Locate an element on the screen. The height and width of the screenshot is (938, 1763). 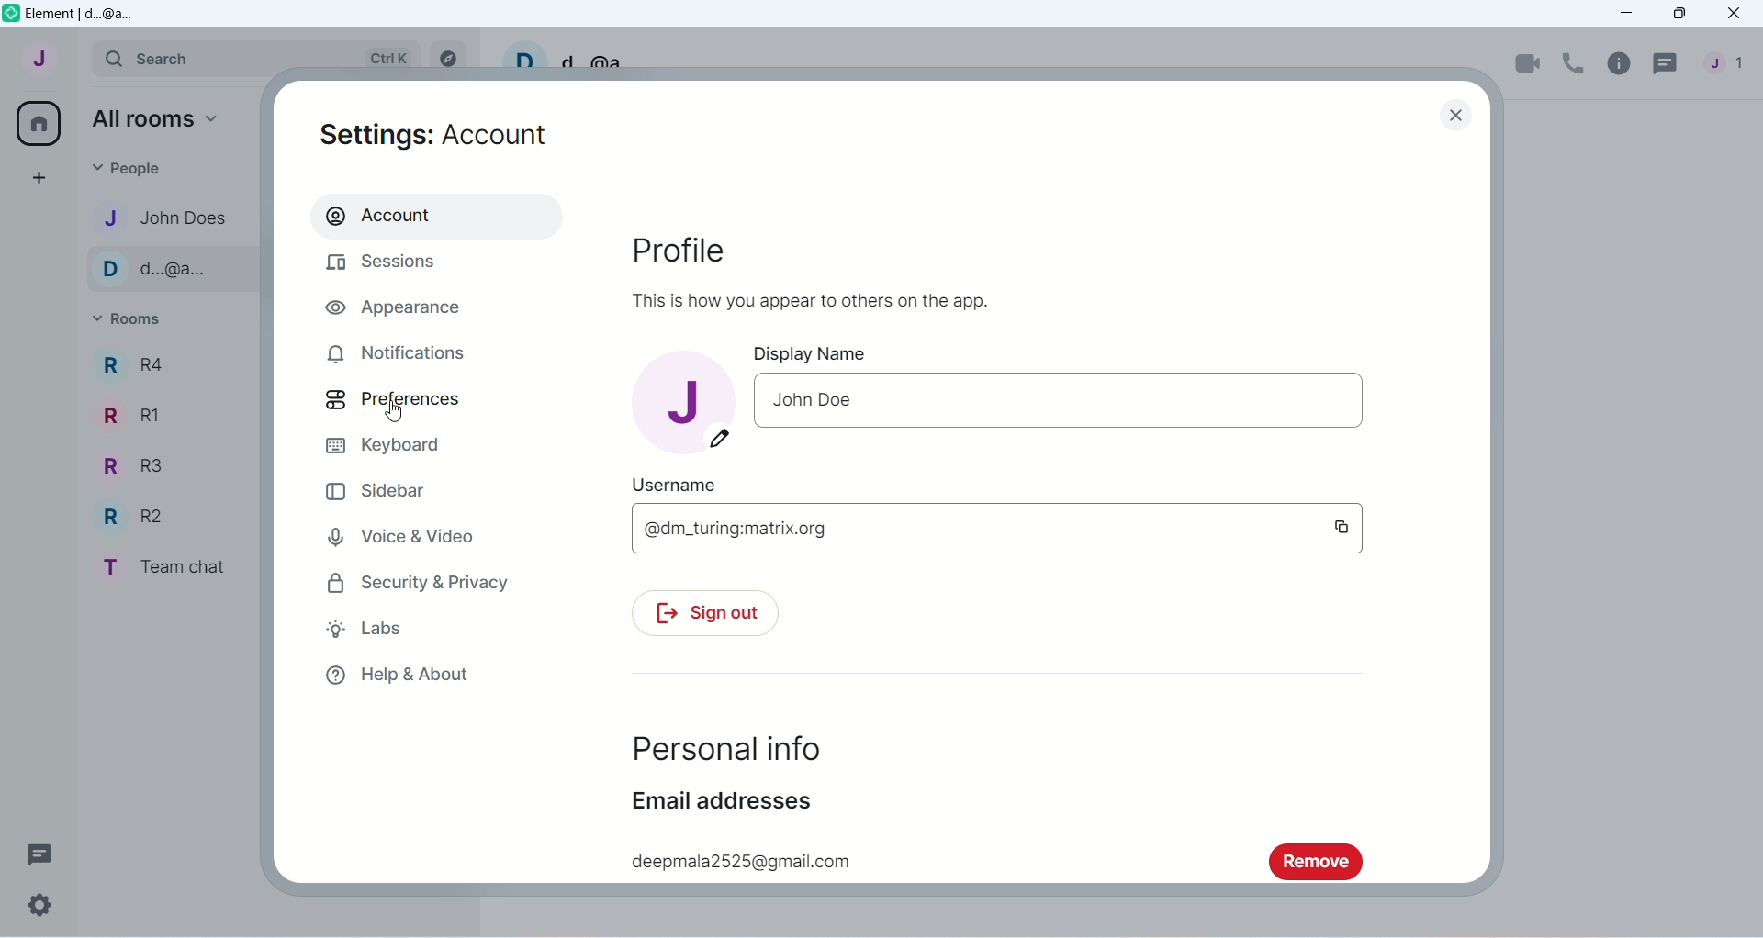
Sessions is located at coordinates (412, 260).